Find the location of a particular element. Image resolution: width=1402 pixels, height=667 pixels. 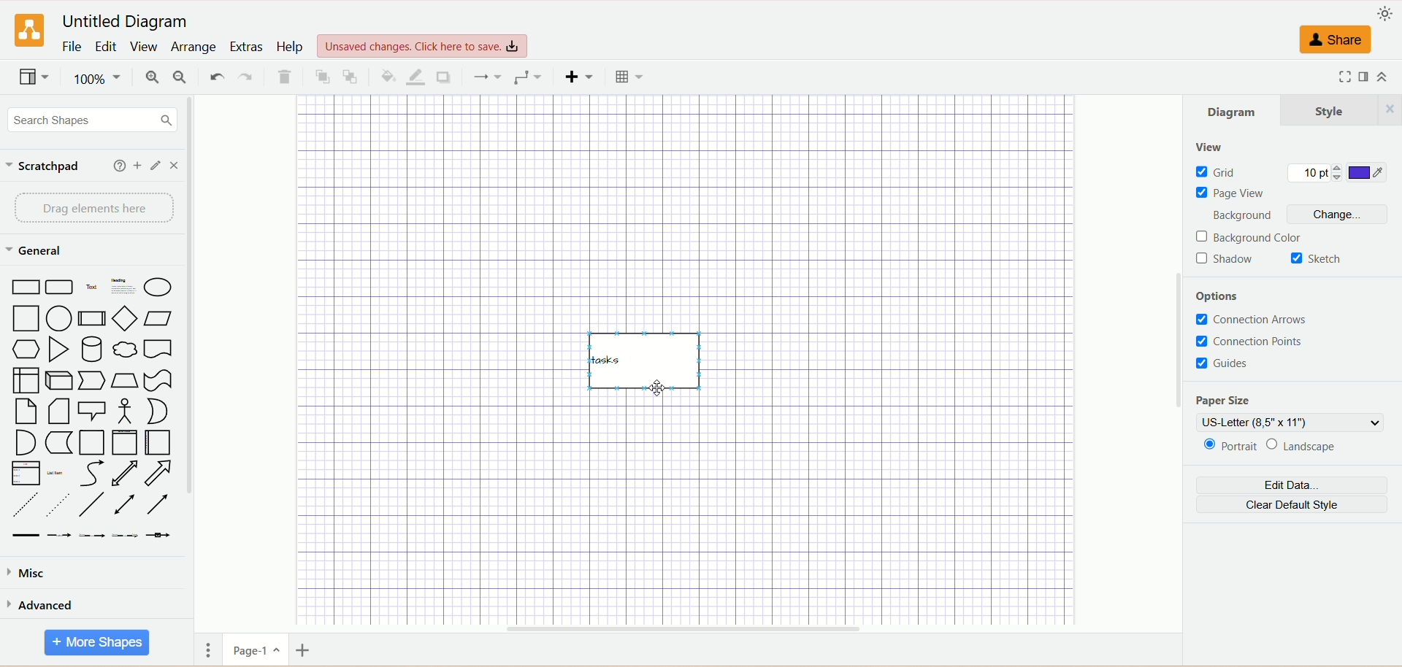

US-letter (8,5" x 11") is located at coordinates (1290, 423).